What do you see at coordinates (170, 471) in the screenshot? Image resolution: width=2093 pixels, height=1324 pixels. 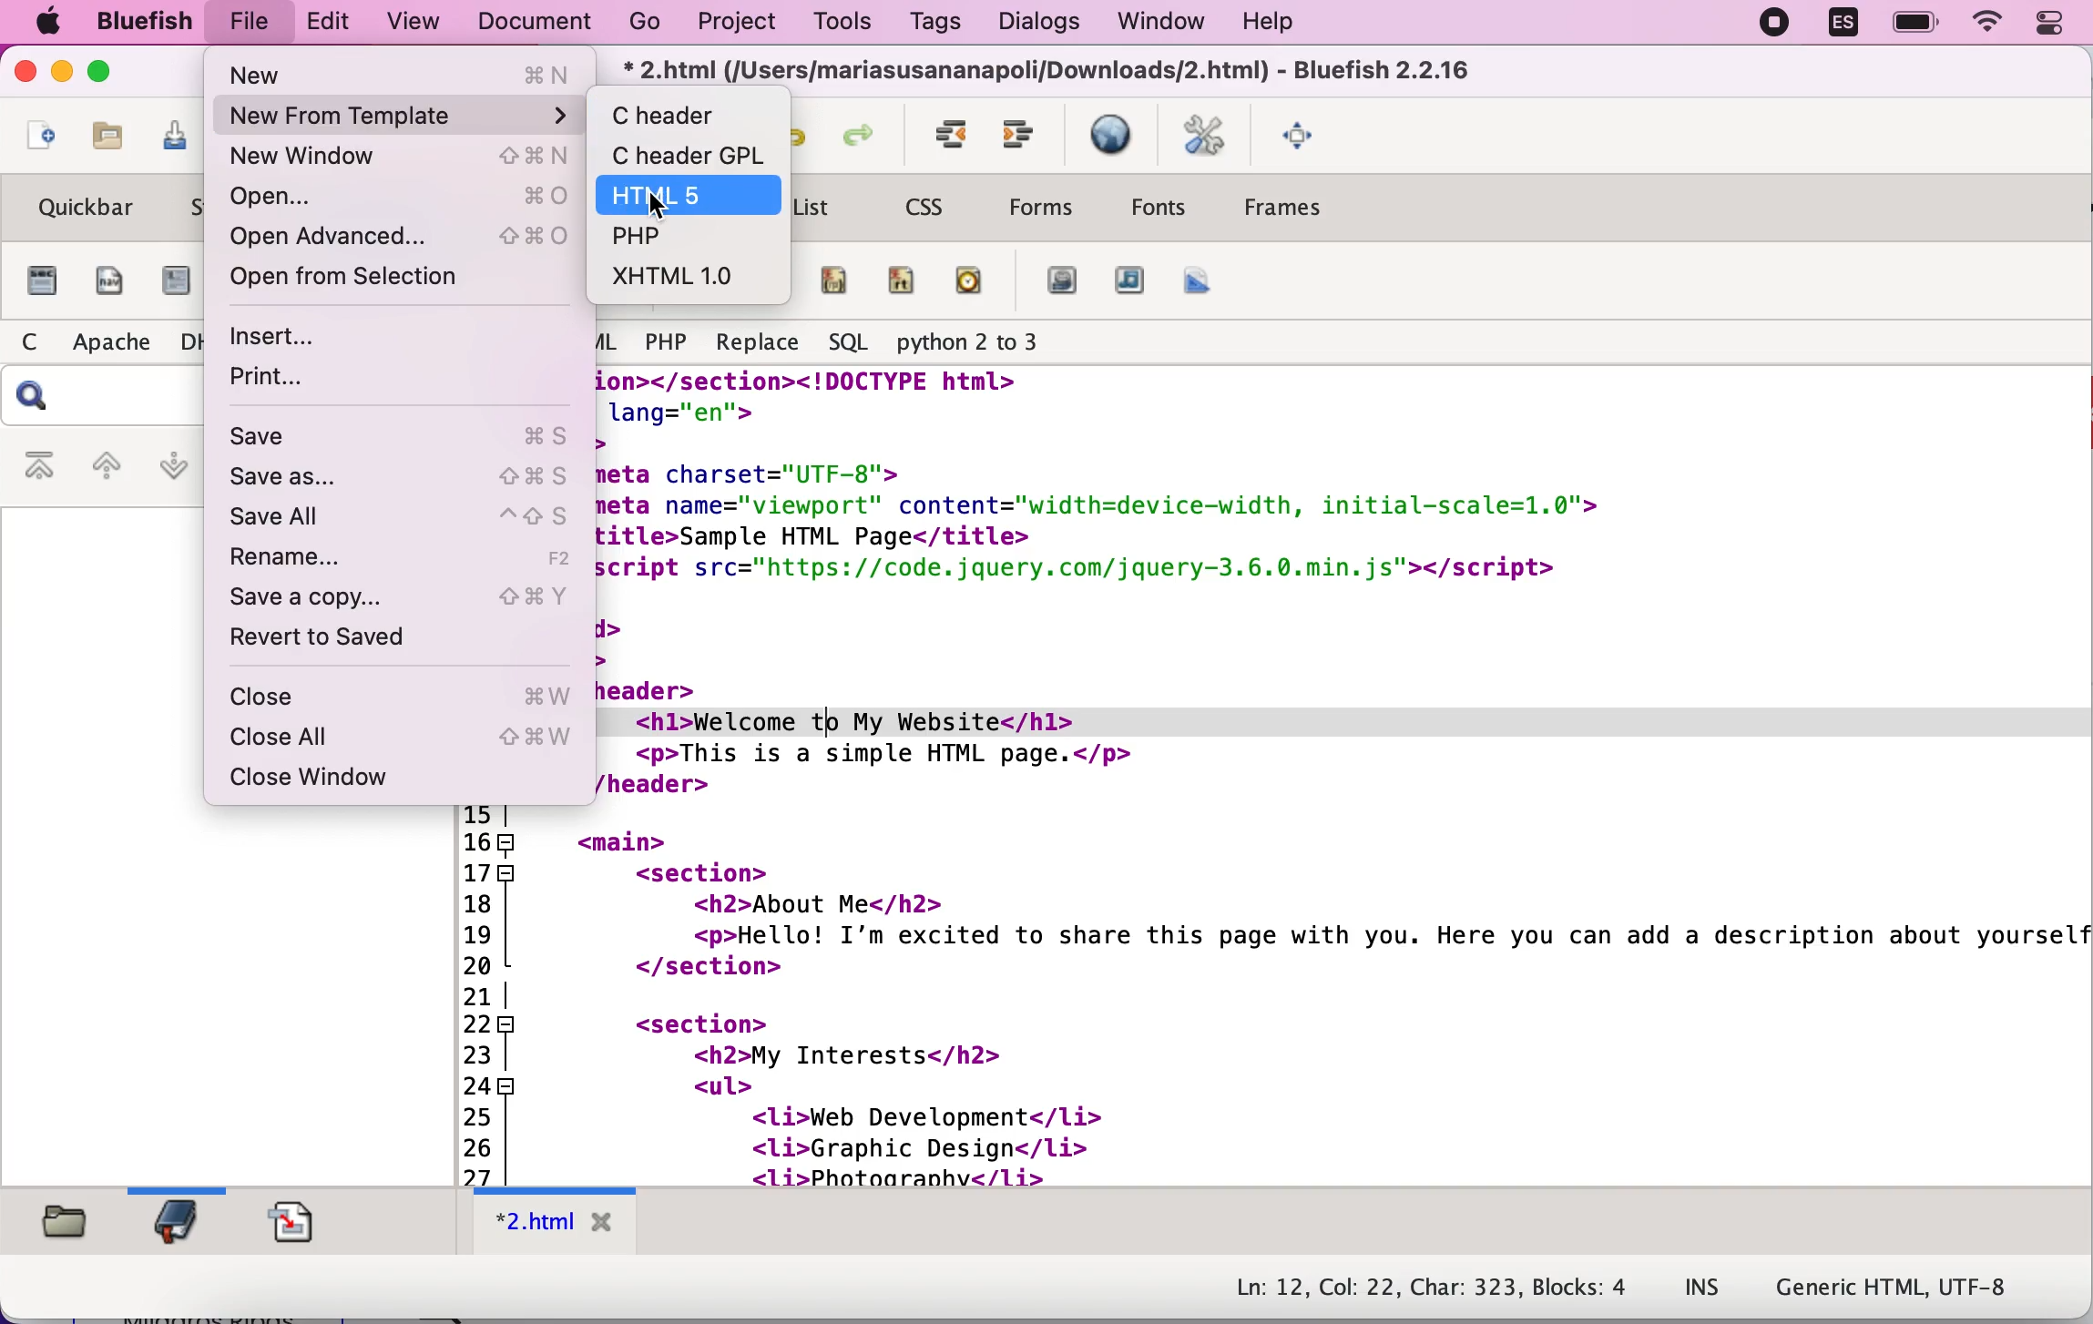 I see `next bookmark` at bounding box center [170, 471].